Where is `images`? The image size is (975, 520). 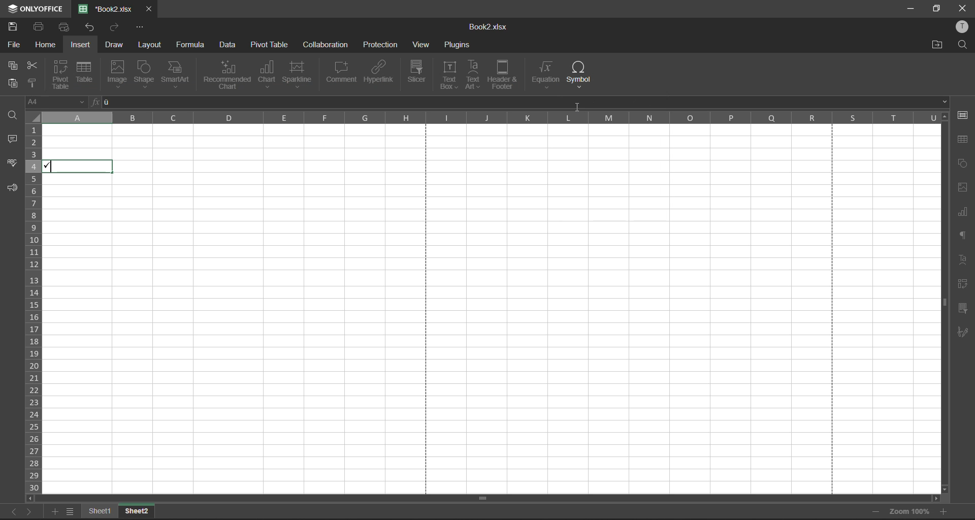
images is located at coordinates (961, 187).